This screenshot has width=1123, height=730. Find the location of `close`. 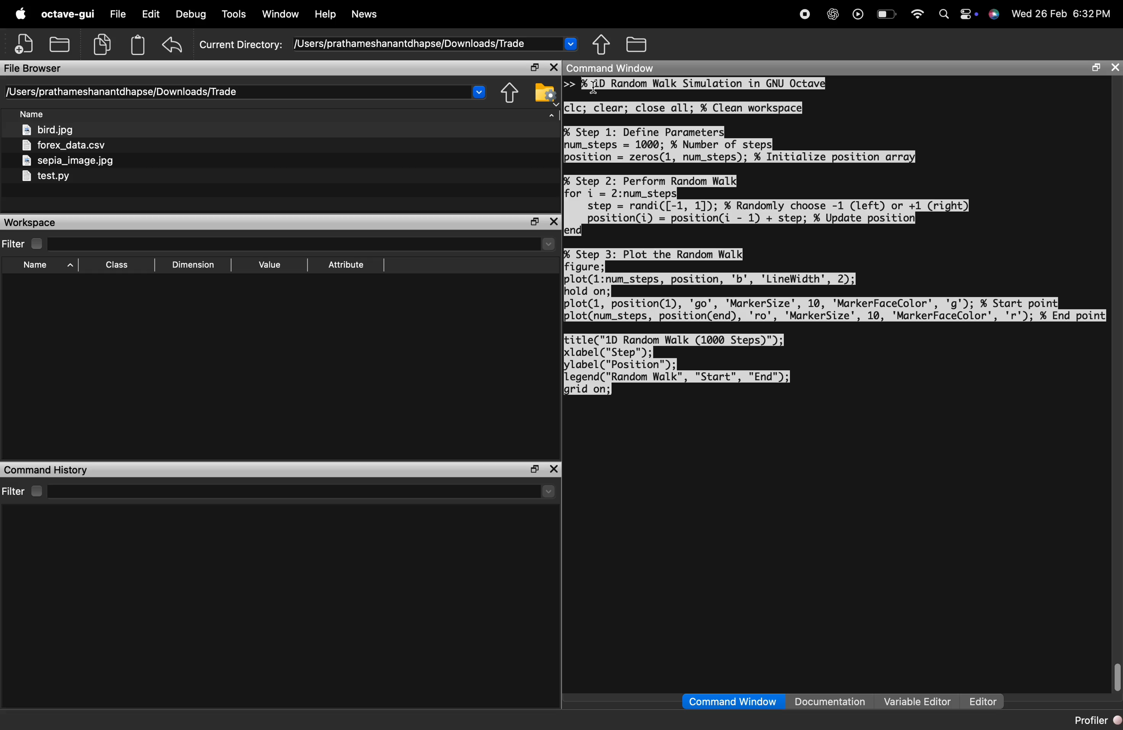

close is located at coordinates (1115, 67).